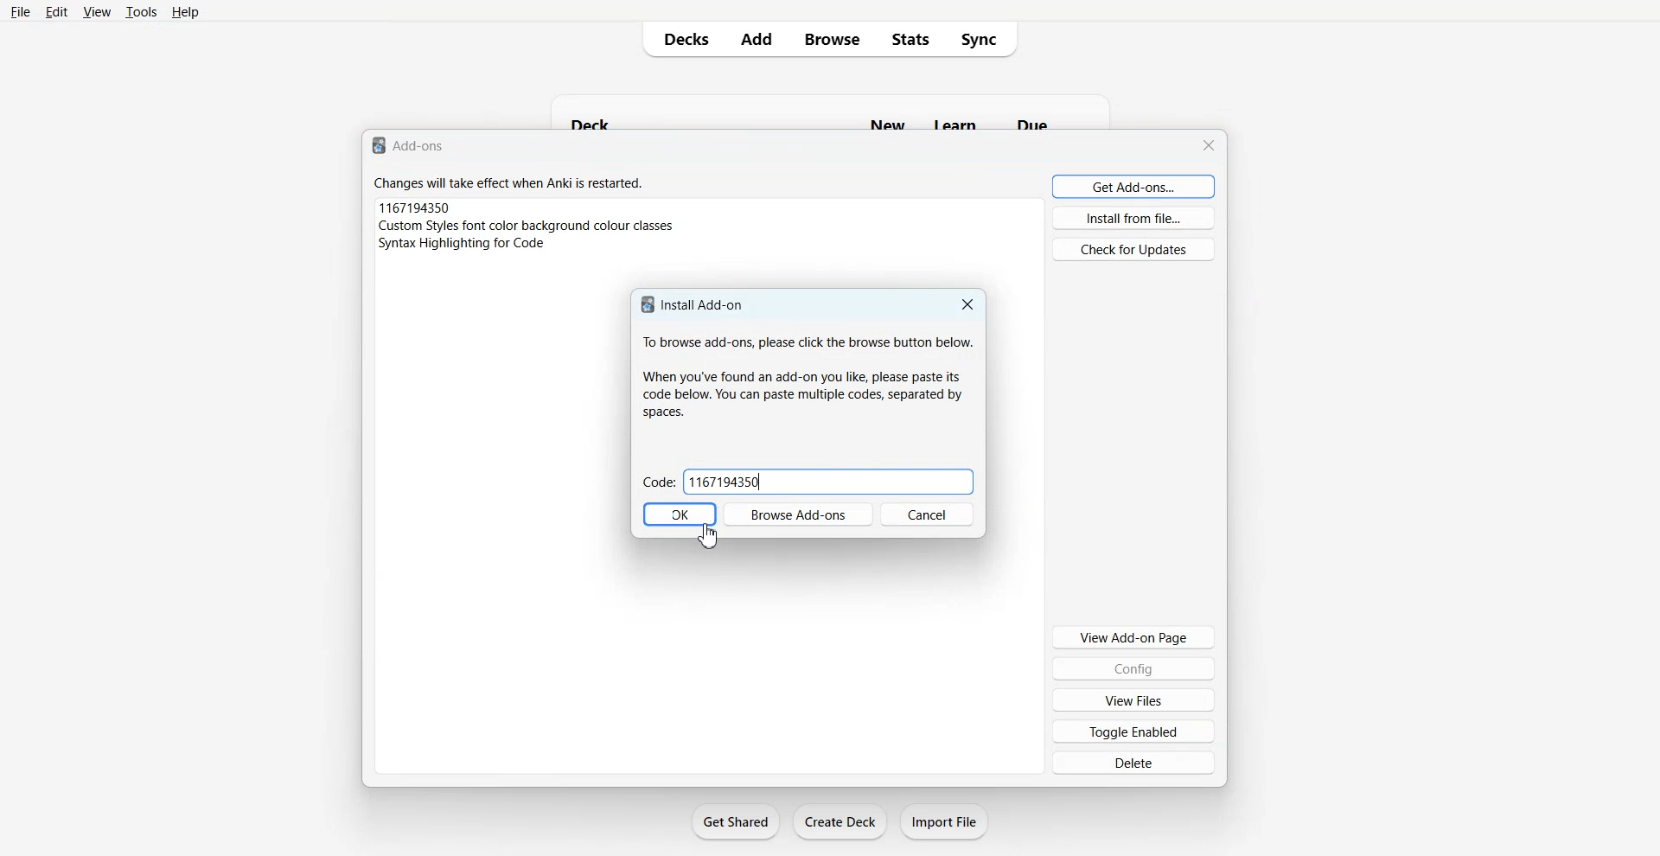 The width and height of the screenshot is (1660, 856). What do you see at coordinates (679, 514) in the screenshot?
I see `OK` at bounding box center [679, 514].